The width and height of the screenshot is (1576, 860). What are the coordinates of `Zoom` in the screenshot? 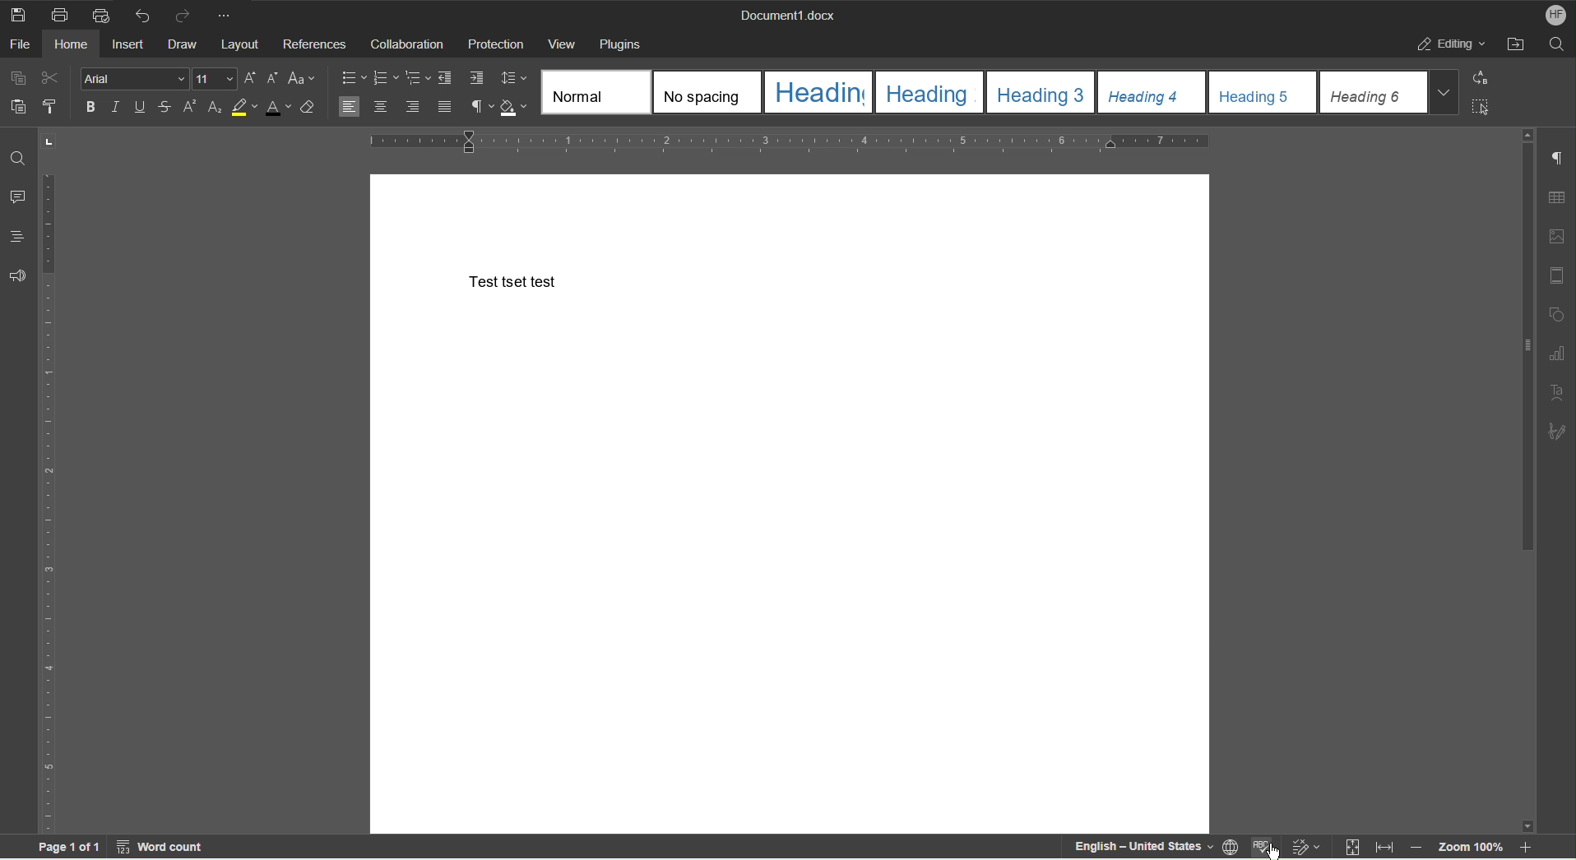 It's located at (1477, 848).